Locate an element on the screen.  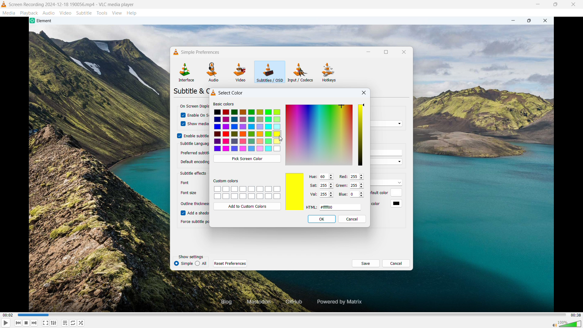
Show advanced settings  is located at coordinates (53, 323).